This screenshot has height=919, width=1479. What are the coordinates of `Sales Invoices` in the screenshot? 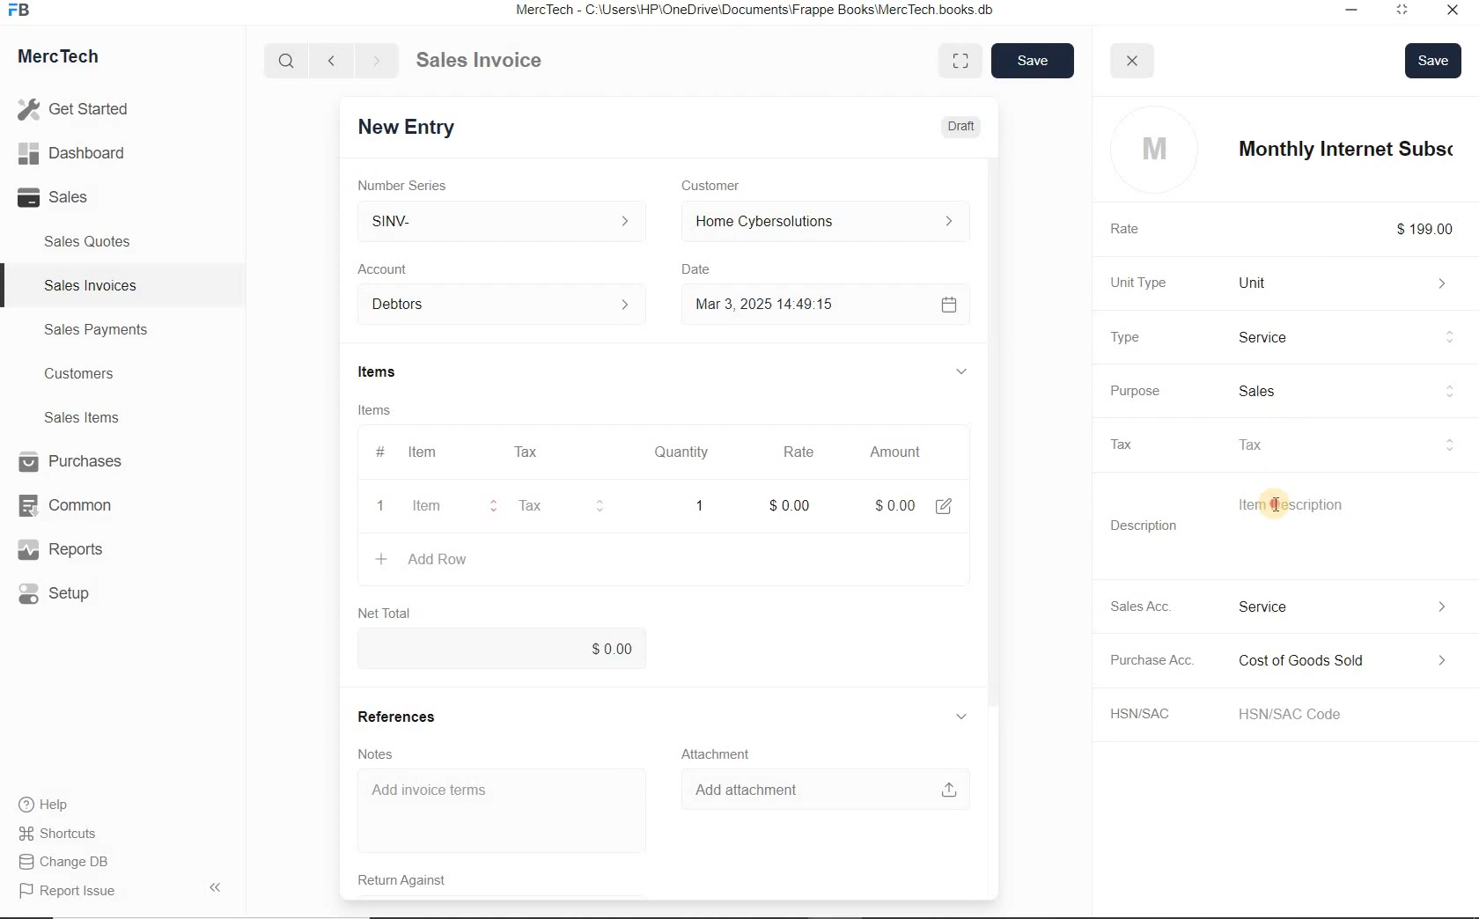 It's located at (92, 285).